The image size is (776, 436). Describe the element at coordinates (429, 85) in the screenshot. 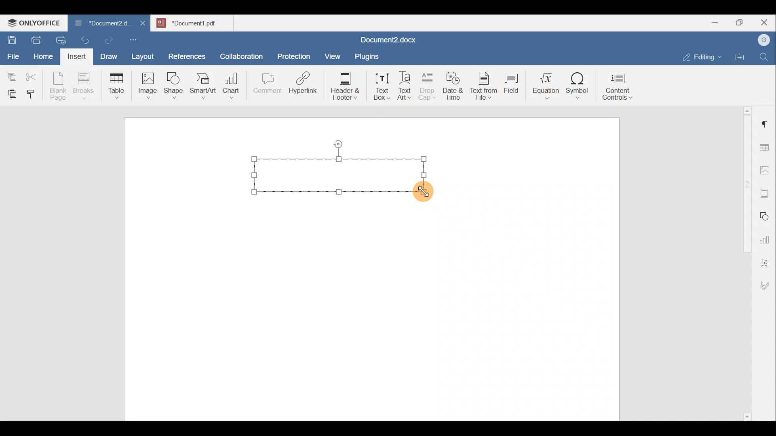

I see `Drop cap` at that location.